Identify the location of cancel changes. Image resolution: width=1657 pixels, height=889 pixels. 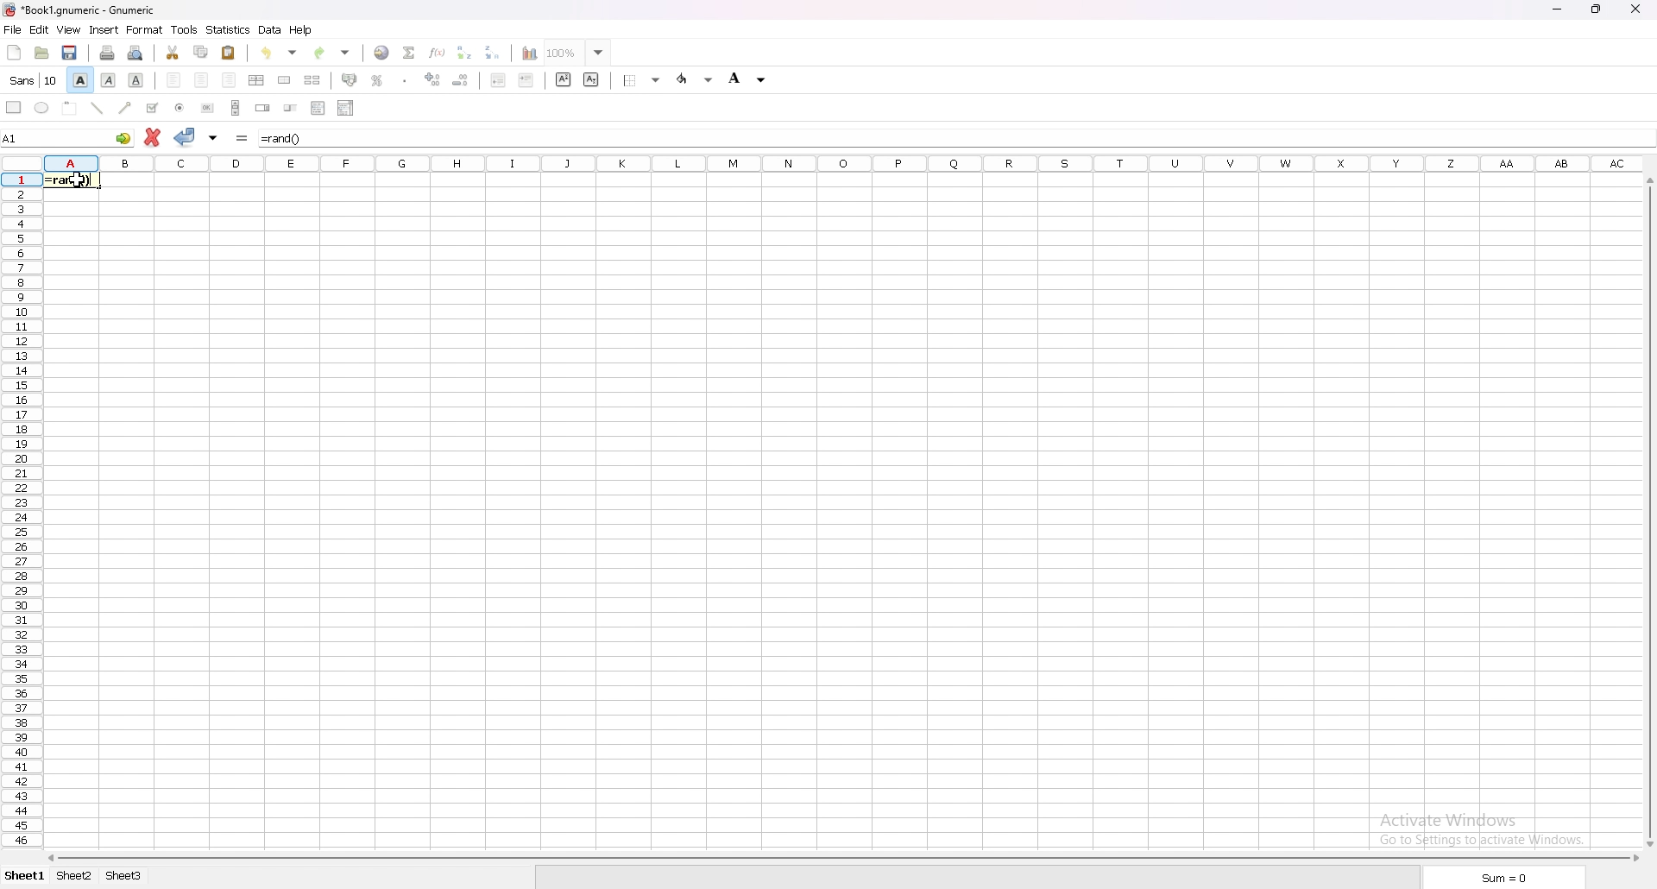
(155, 137).